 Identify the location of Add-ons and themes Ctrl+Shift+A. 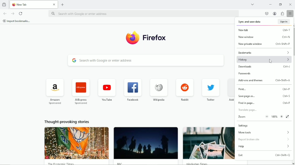
(263, 81).